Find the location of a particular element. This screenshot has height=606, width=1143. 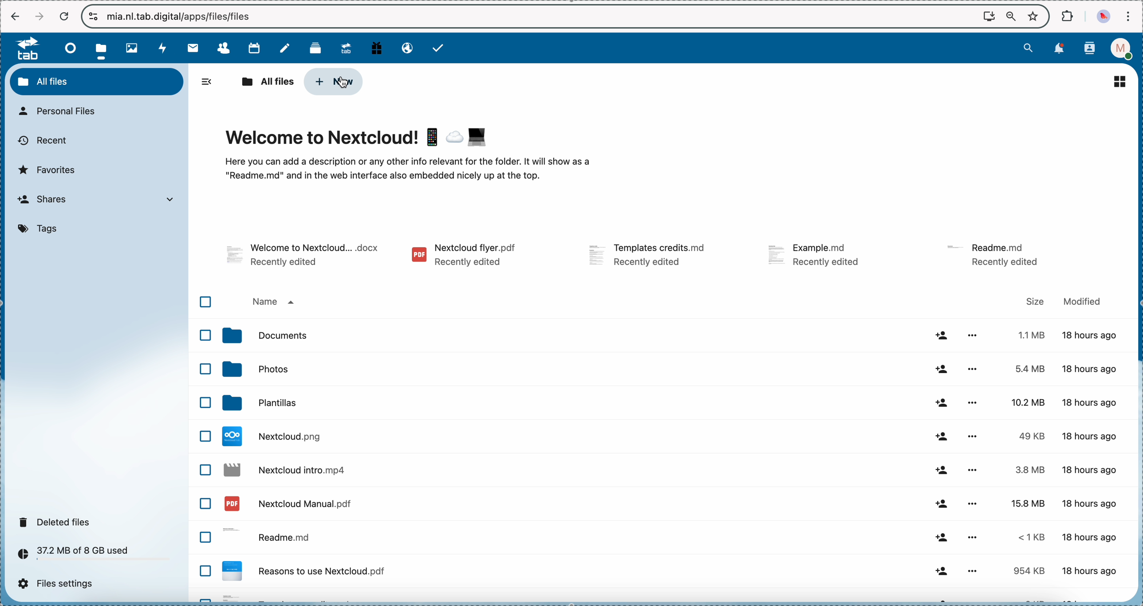

cancel is located at coordinates (63, 17).